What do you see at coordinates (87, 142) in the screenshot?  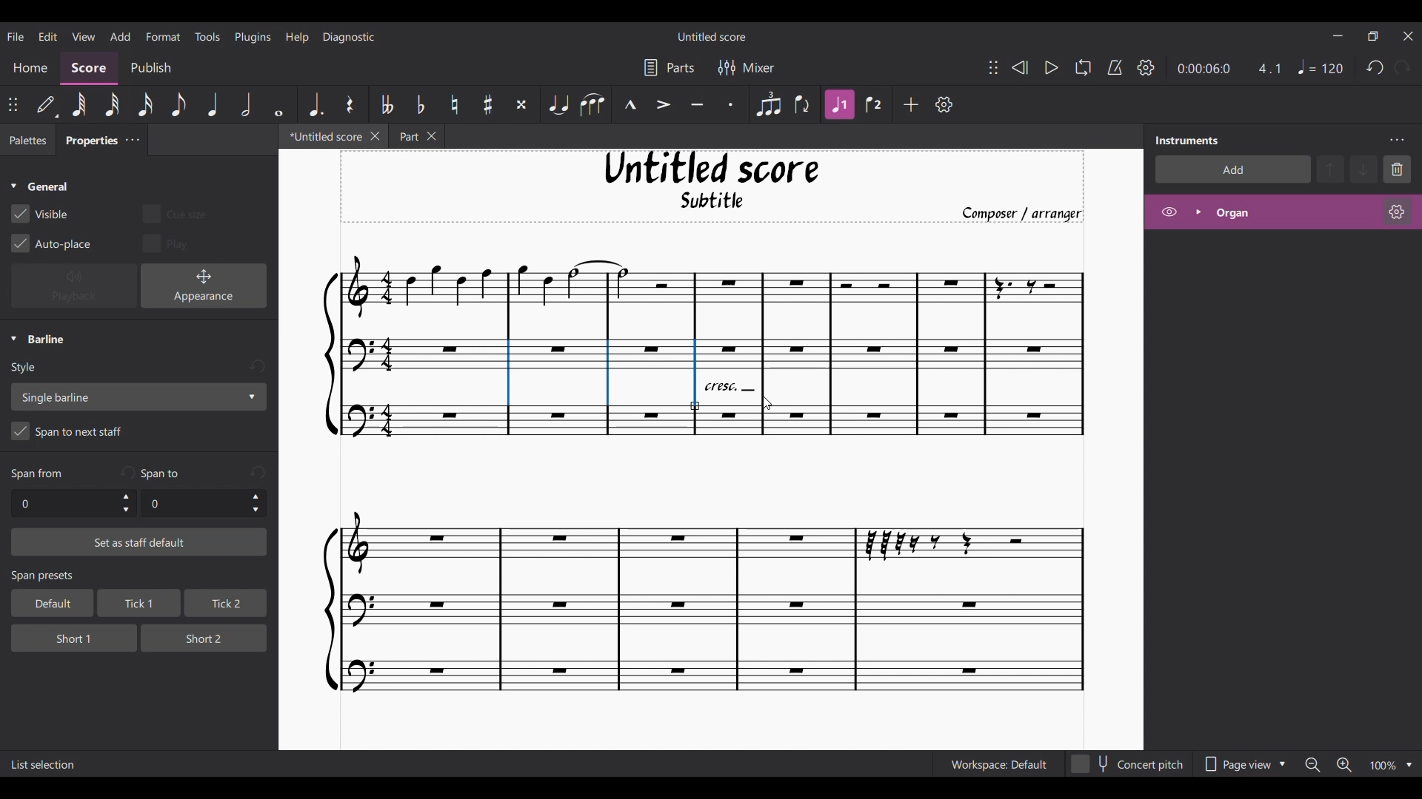 I see `Properties tab, current selection` at bounding box center [87, 142].